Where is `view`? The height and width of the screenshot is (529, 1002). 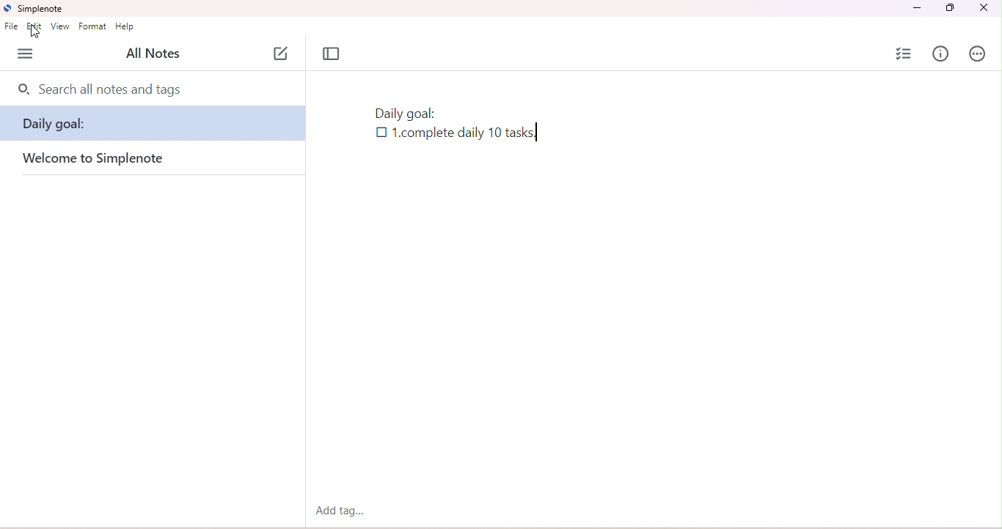
view is located at coordinates (60, 26).